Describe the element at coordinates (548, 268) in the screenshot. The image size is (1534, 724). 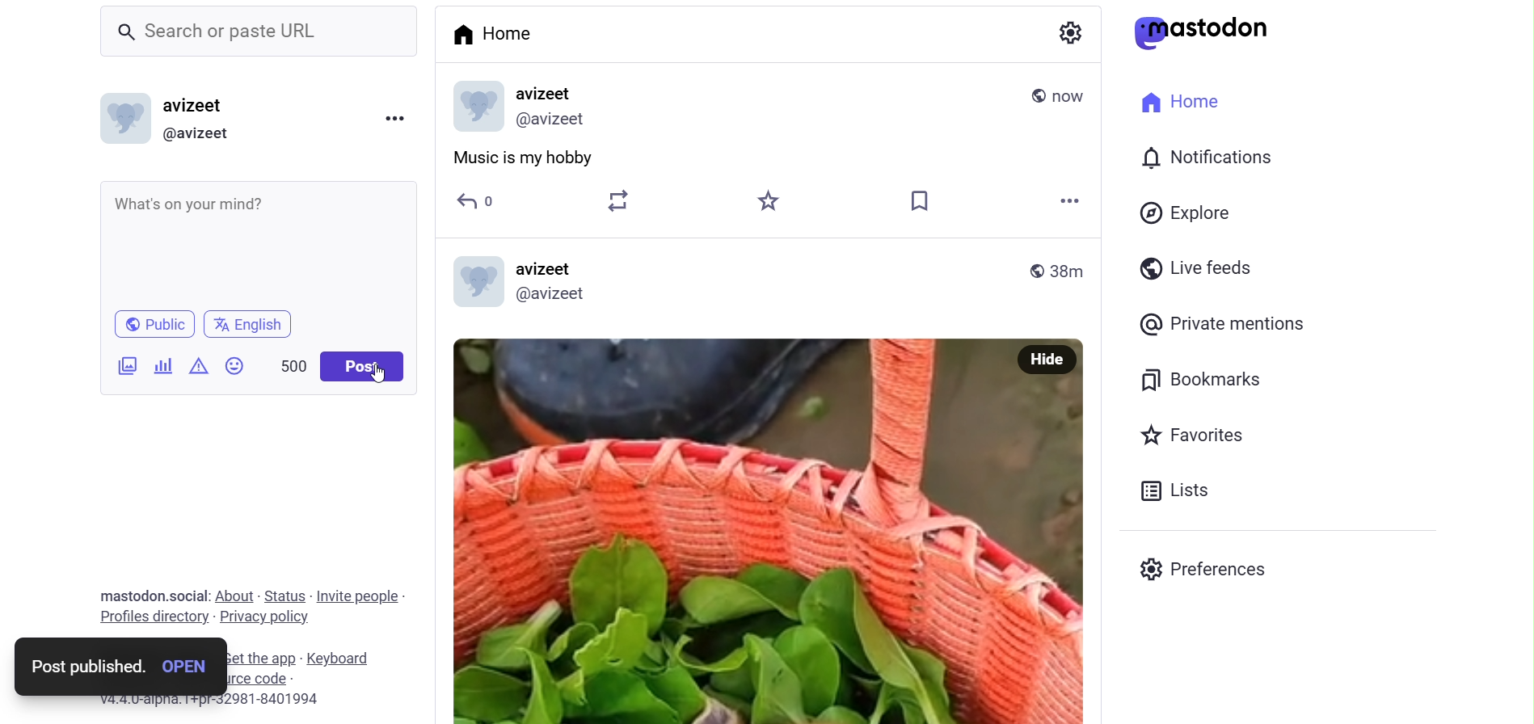
I see `avizeet` at that location.